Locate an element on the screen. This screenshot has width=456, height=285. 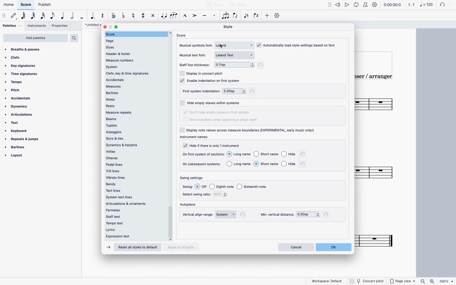
layout is located at coordinates (23, 157).